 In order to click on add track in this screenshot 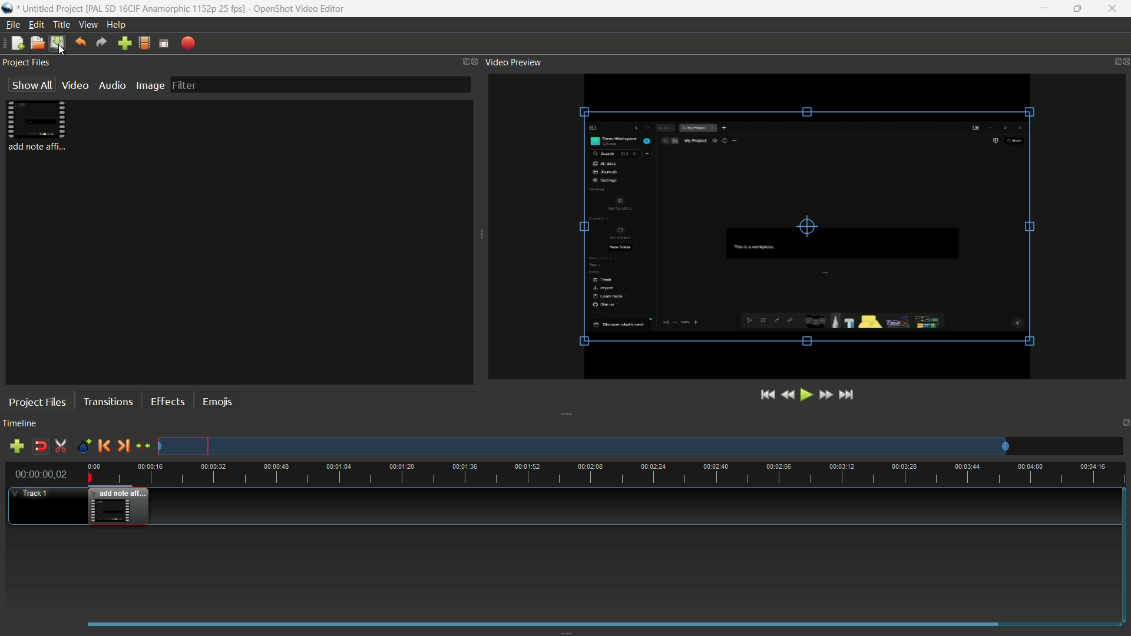, I will do `click(17, 446)`.